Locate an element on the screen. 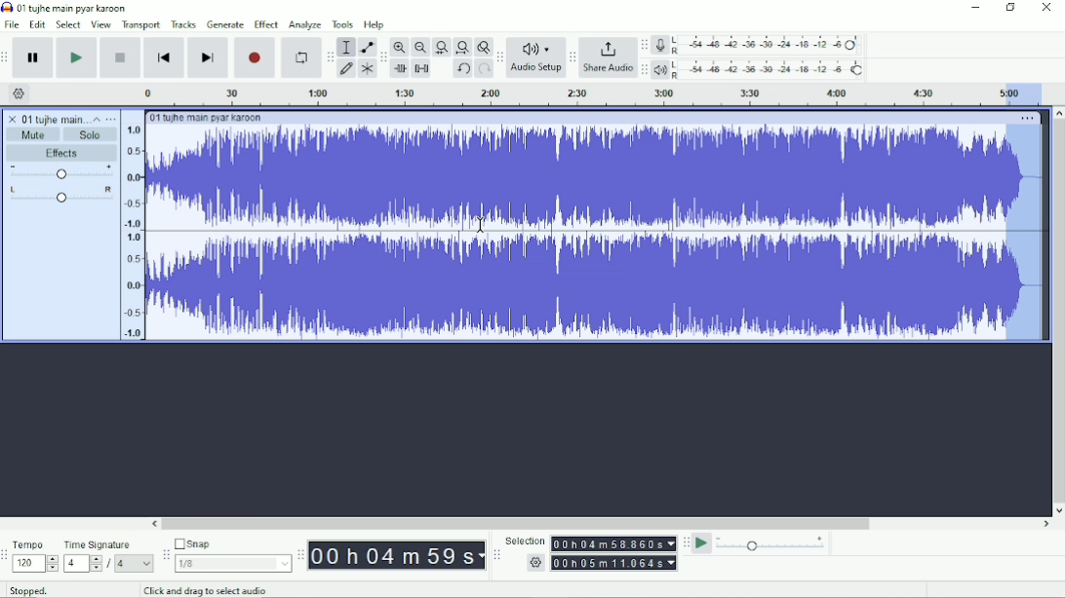  Audio Setup is located at coordinates (536, 57).